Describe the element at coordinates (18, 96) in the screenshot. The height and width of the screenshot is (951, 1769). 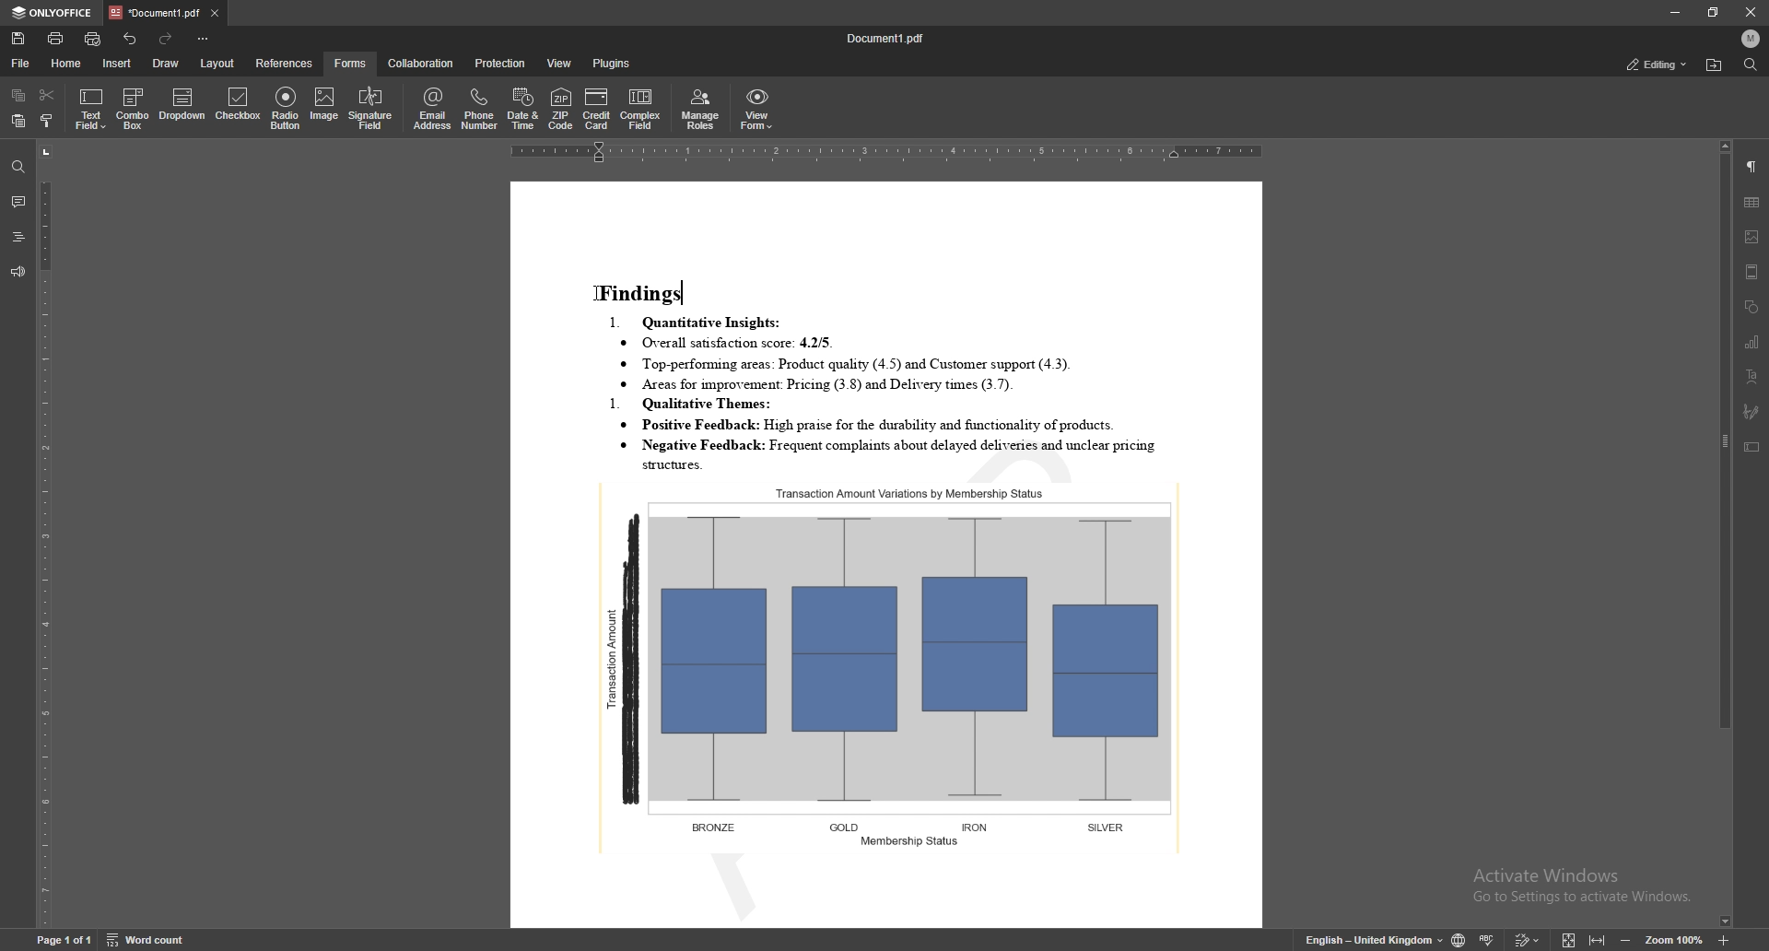
I see `copy` at that location.